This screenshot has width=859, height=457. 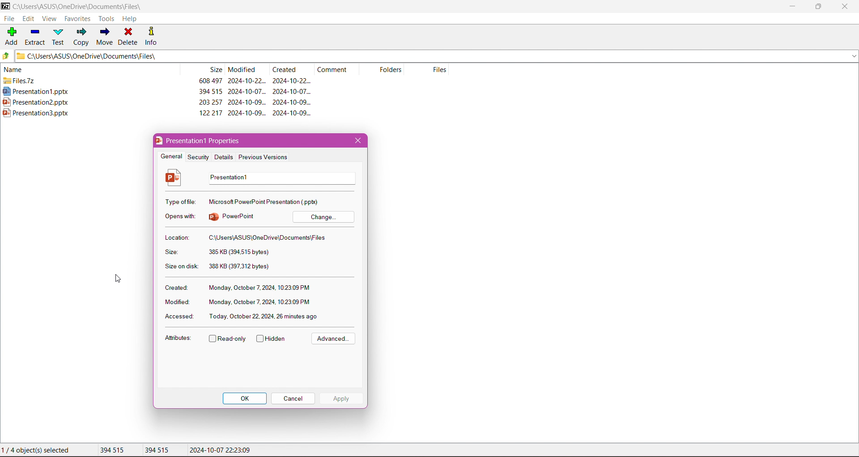 What do you see at coordinates (35, 91) in the screenshot?
I see `presentation1.pptx` at bounding box center [35, 91].